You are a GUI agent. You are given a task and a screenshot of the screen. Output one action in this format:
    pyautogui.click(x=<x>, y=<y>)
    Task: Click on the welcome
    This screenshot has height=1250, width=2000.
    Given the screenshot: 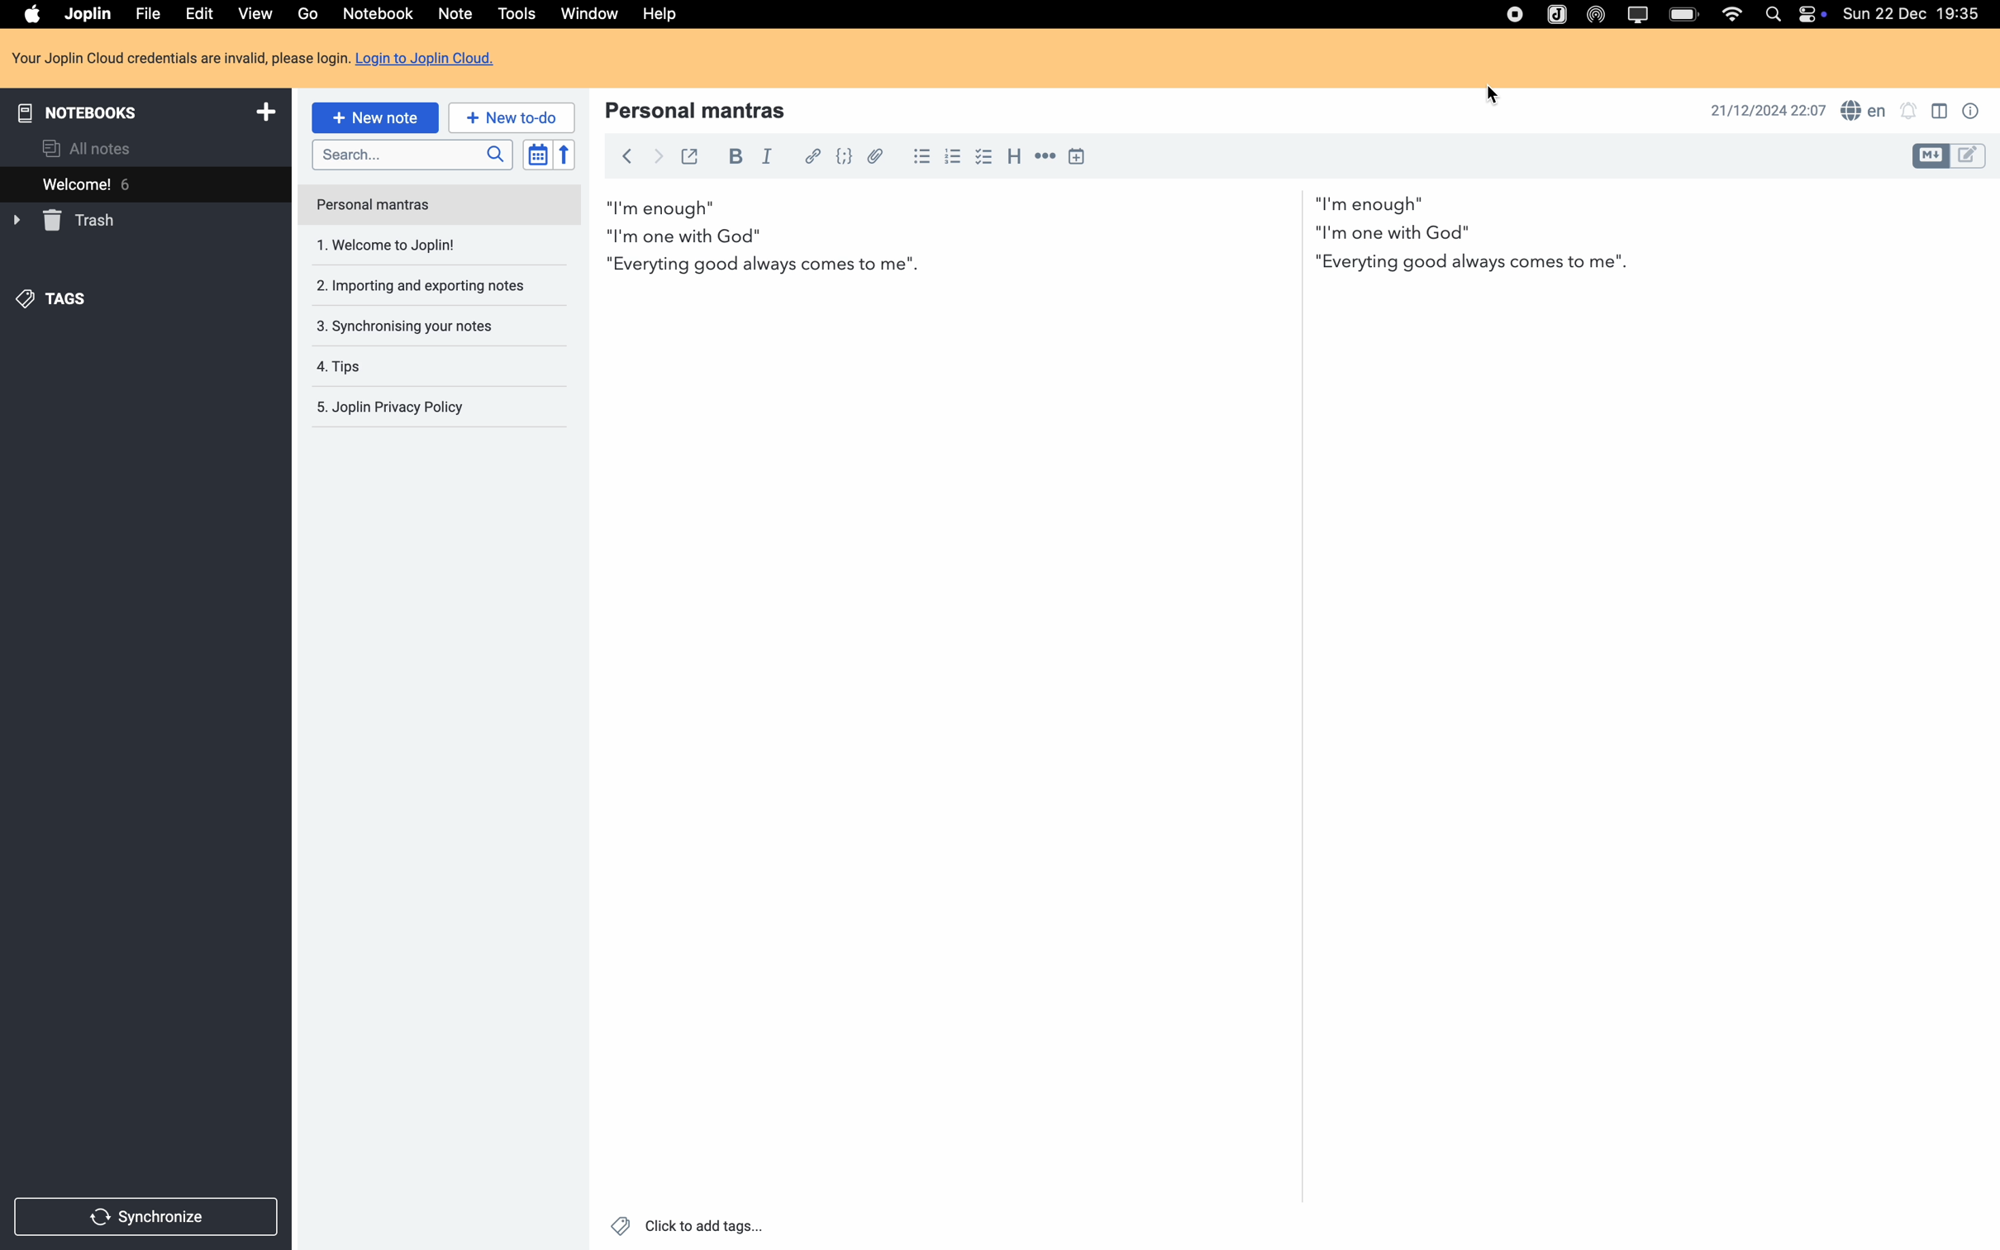 What is the action you would take?
    pyautogui.click(x=142, y=185)
    